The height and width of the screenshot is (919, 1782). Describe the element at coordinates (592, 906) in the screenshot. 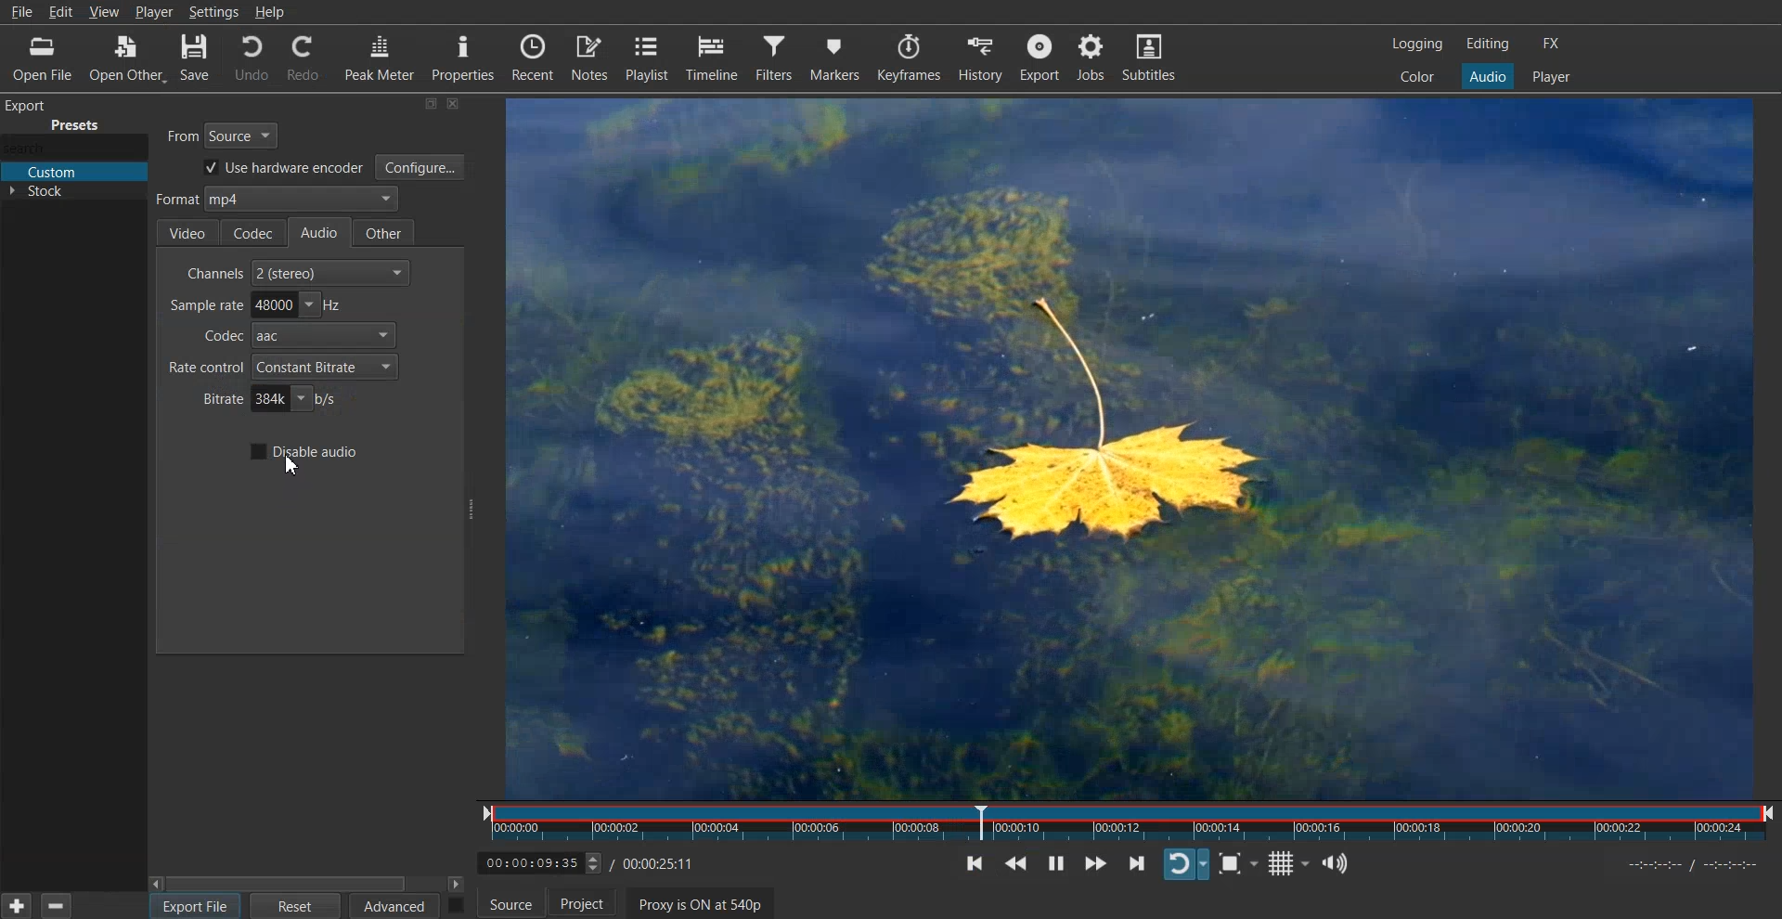

I see `Project` at that location.